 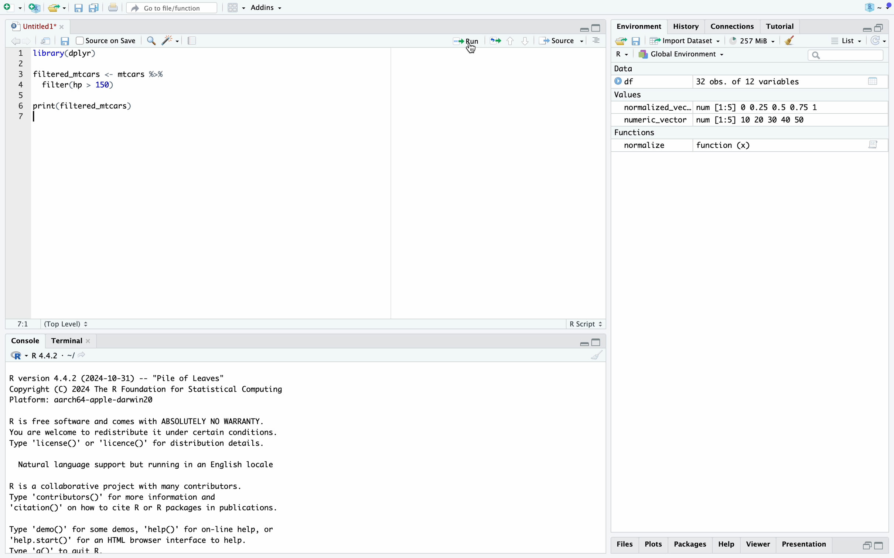 What do you see at coordinates (512, 41) in the screenshot?
I see `previous section` at bounding box center [512, 41].